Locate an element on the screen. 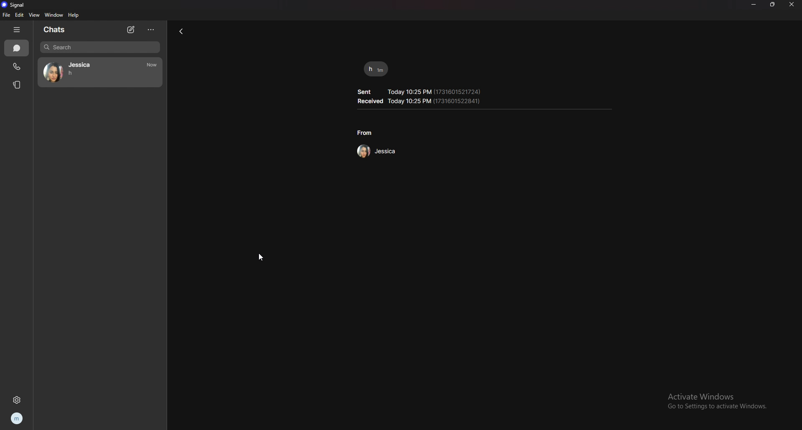 The image size is (802, 430). close is located at coordinates (793, 5).